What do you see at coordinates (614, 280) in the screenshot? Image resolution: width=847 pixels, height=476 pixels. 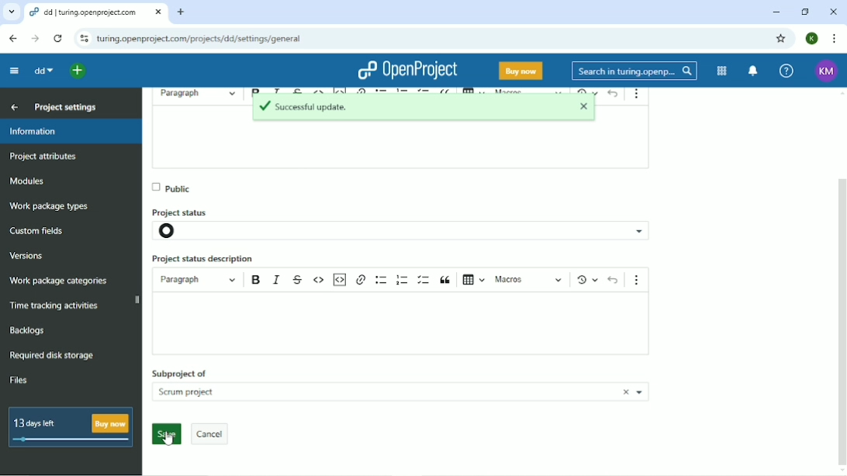 I see `undo` at bounding box center [614, 280].